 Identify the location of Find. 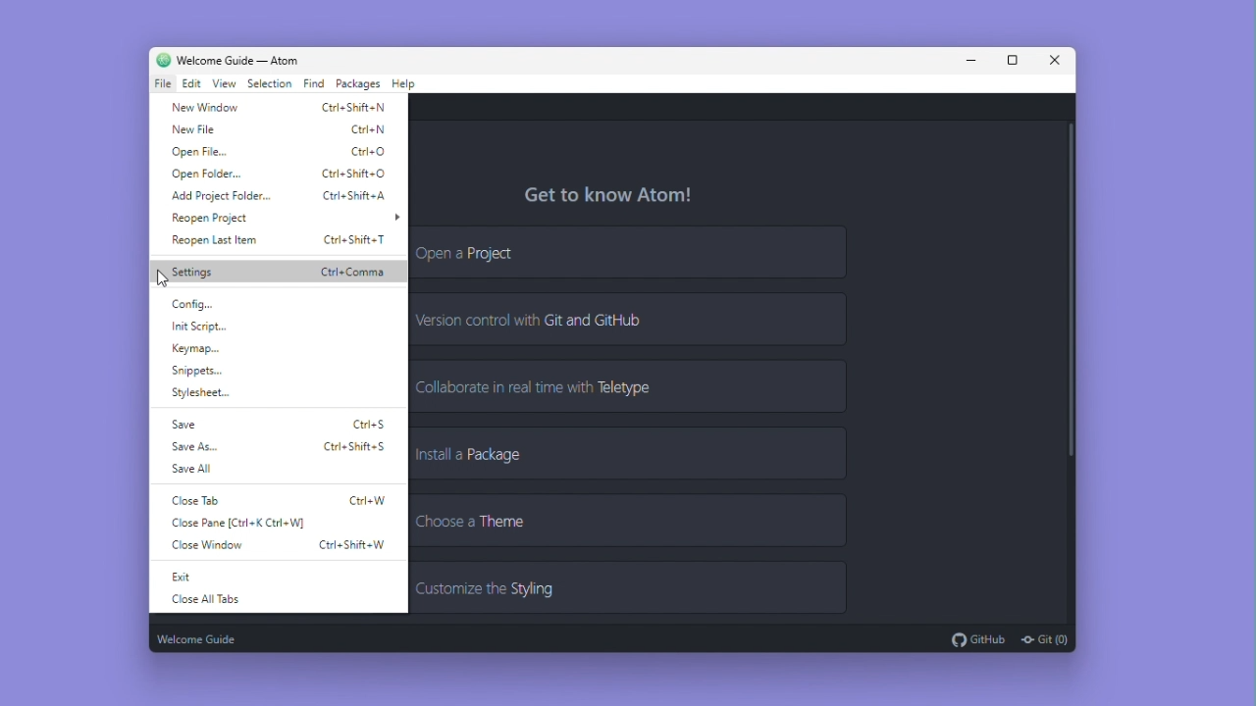
(315, 82).